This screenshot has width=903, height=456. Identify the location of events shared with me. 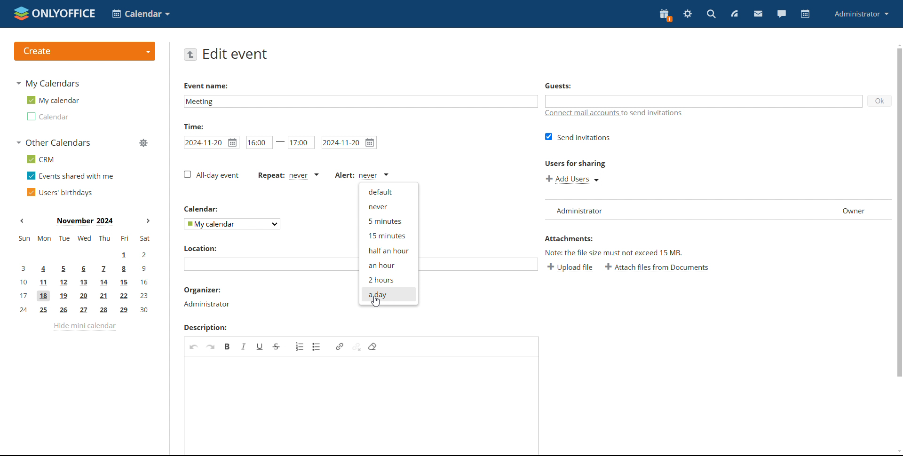
(71, 175).